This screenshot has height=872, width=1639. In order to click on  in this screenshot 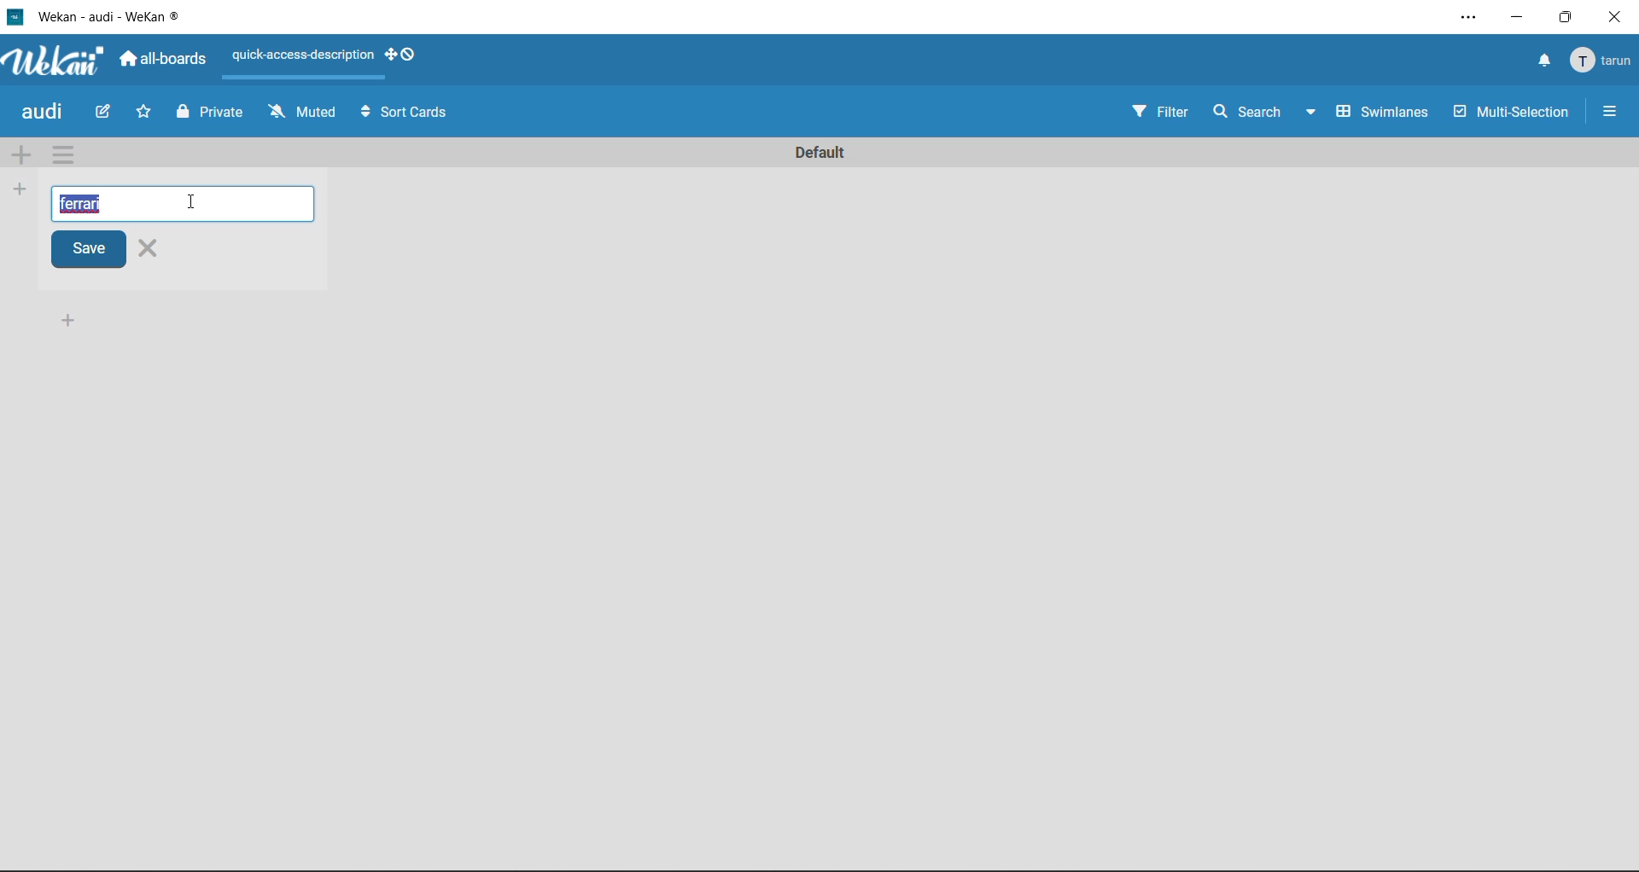, I will do `click(1566, 17)`.